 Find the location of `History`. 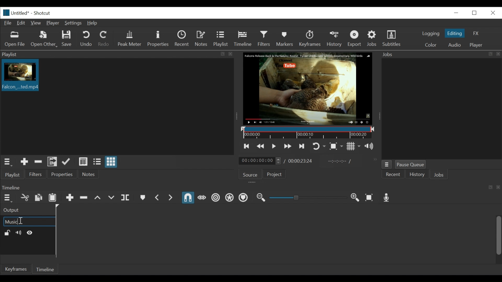

History is located at coordinates (417, 174).